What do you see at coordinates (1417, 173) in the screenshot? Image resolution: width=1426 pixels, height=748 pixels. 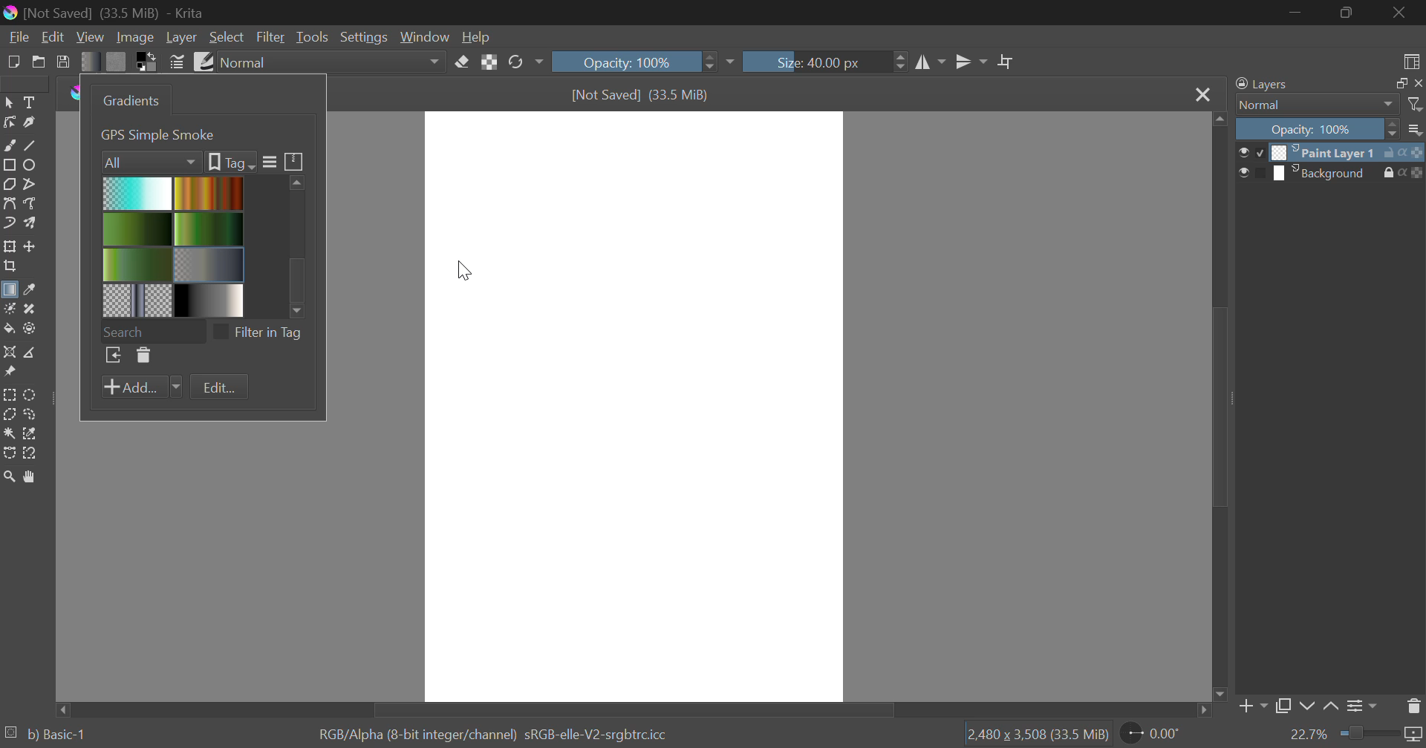 I see `icon` at bounding box center [1417, 173].